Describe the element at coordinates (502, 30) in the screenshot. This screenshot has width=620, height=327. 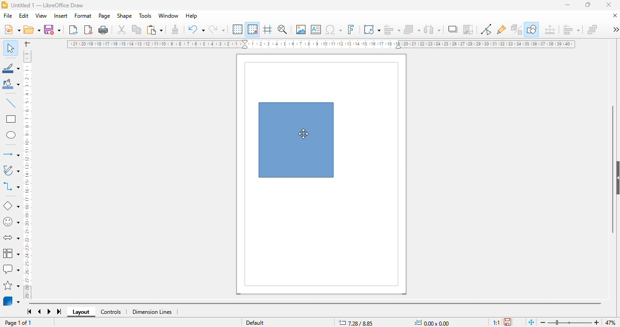
I see `show gluepoint functions` at that location.